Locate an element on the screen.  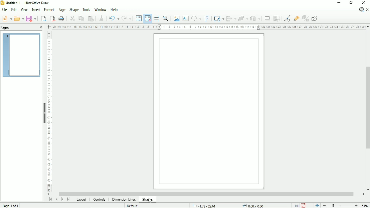
Insert is located at coordinates (36, 9).